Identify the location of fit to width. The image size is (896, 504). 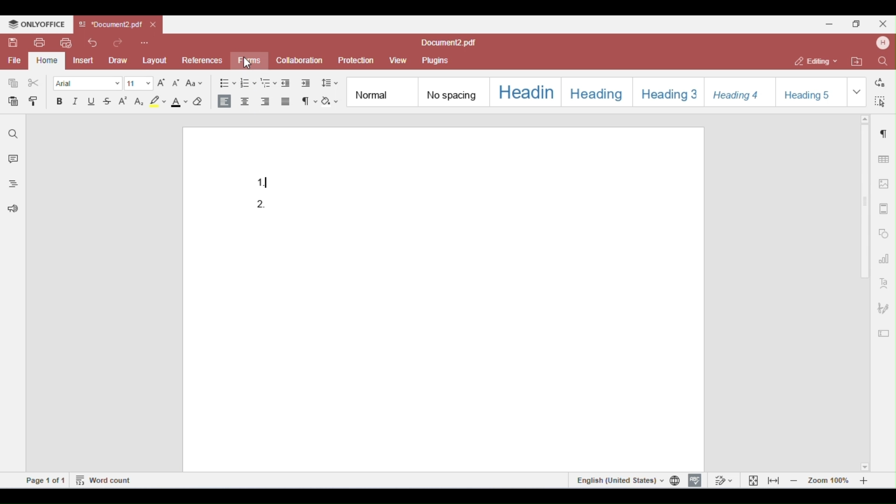
(774, 480).